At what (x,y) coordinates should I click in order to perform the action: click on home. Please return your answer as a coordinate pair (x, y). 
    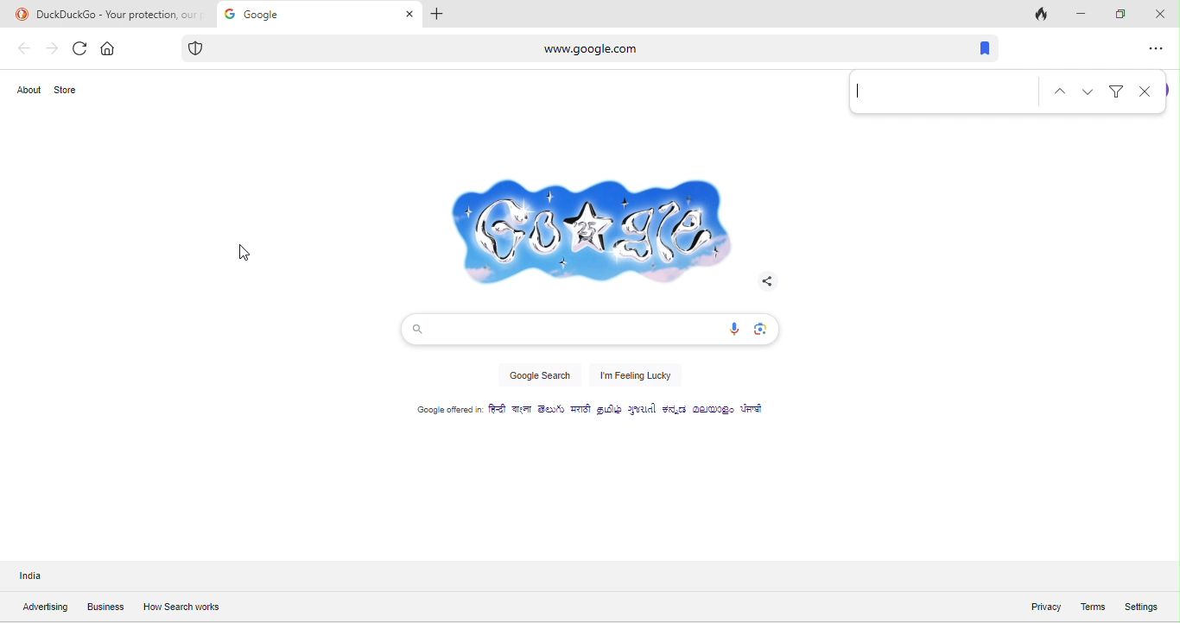
    Looking at the image, I should click on (110, 47).